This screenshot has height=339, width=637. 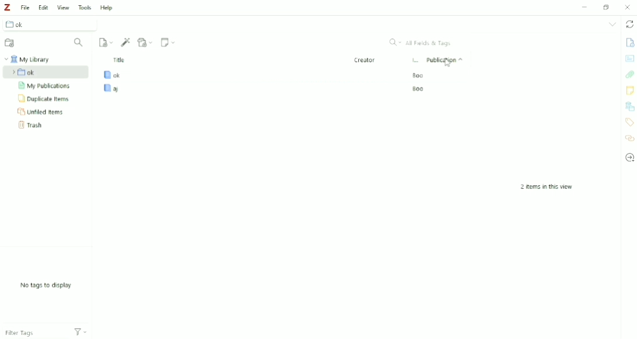 I want to click on Sync, so click(x=629, y=24).